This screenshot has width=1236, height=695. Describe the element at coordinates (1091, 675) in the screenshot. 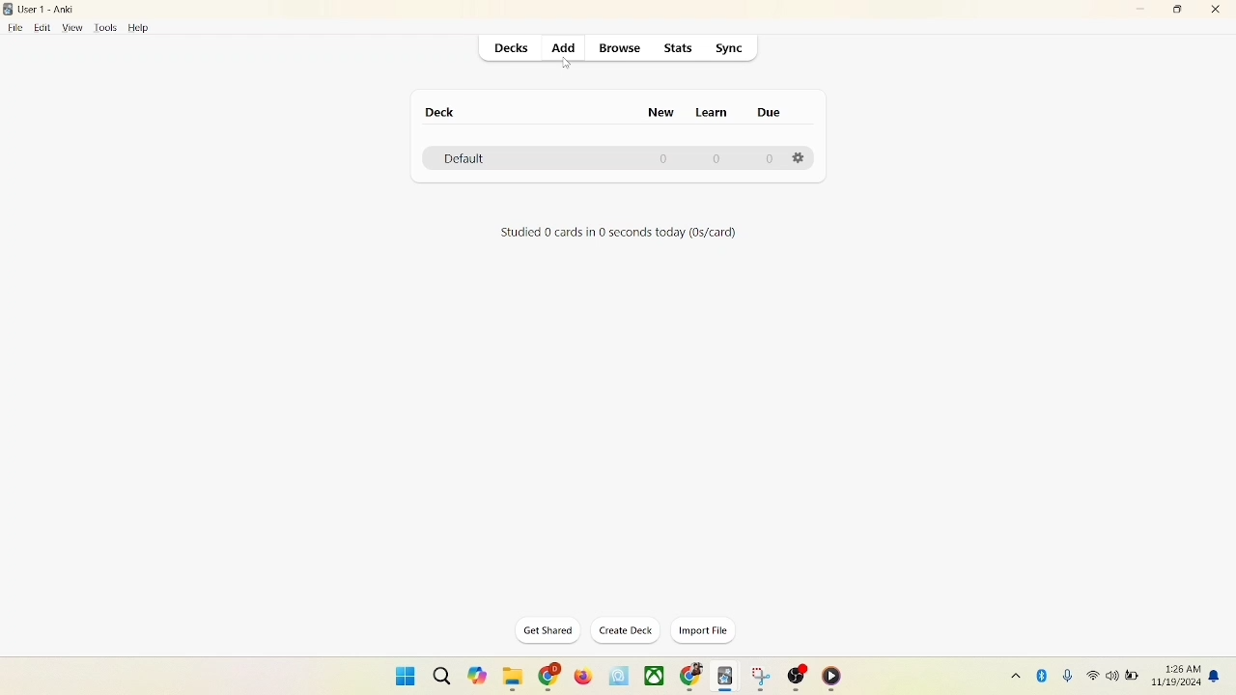

I see `wifi` at that location.